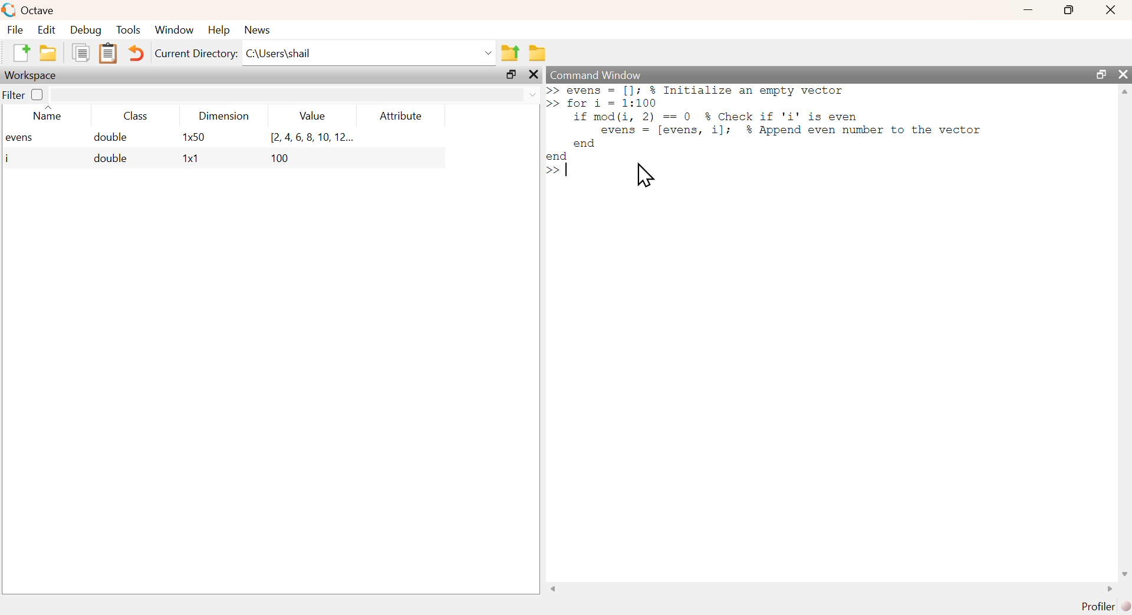 Image resolution: width=1132 pixels, height=615 pixels. Describe the element at coordinates (370, 52) in the screenshot. I see `C:\Users\shail ` at that location.